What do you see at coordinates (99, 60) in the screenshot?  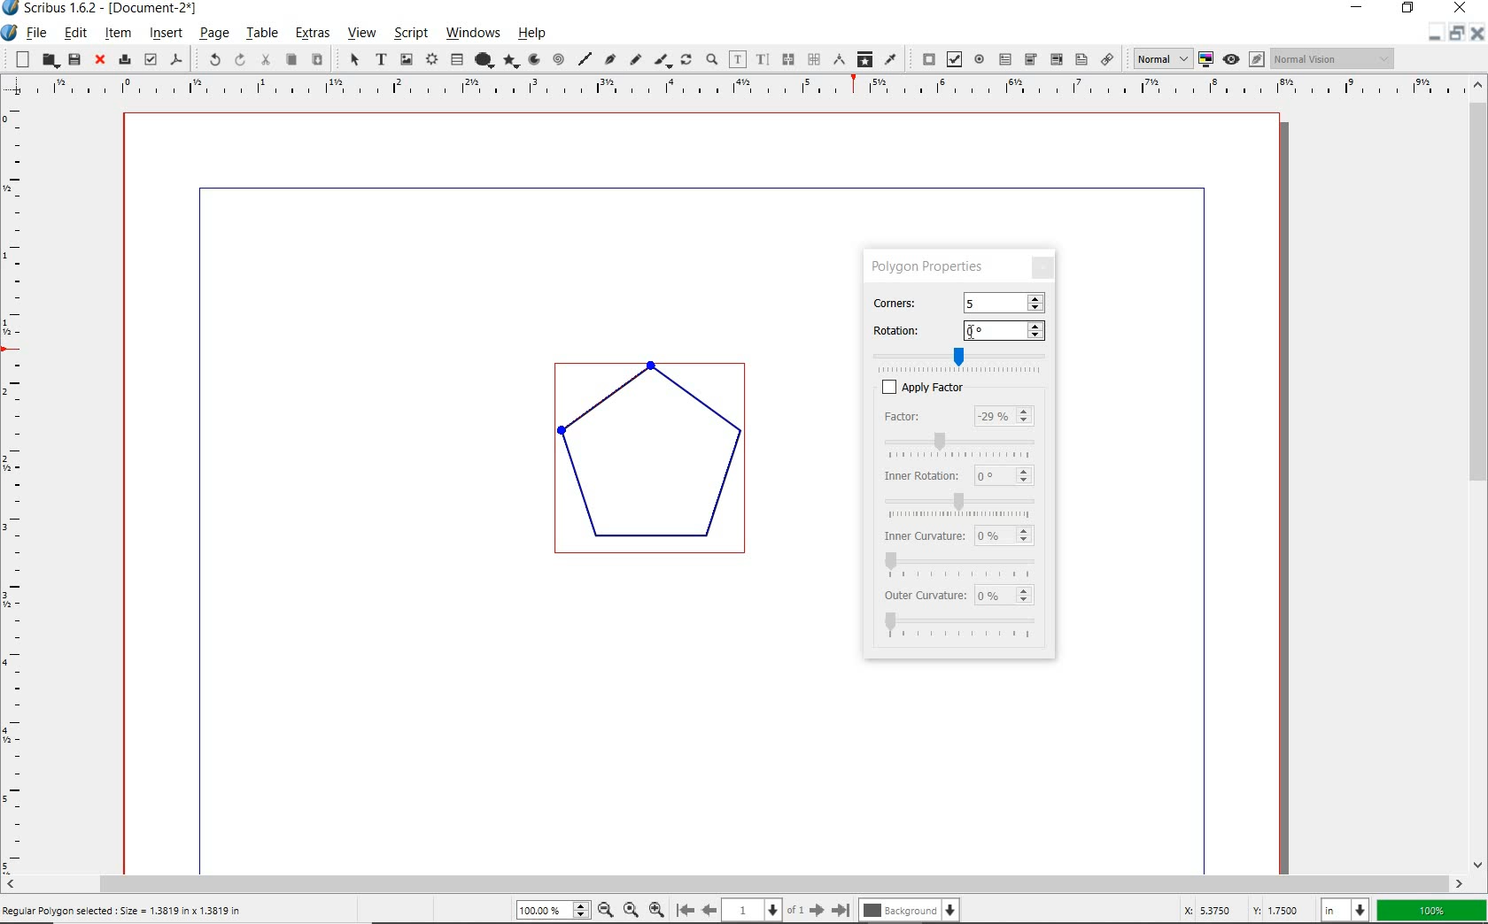 I see `close` at bounding box center [99, 60].